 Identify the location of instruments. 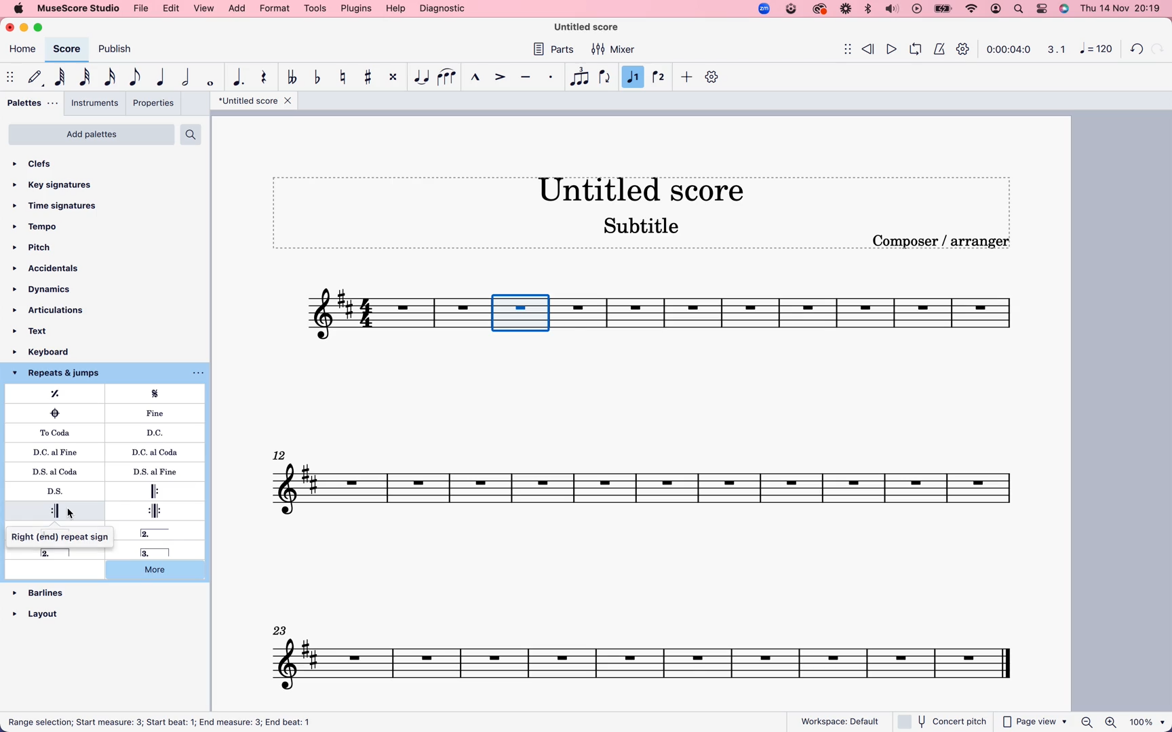
(96, 103).